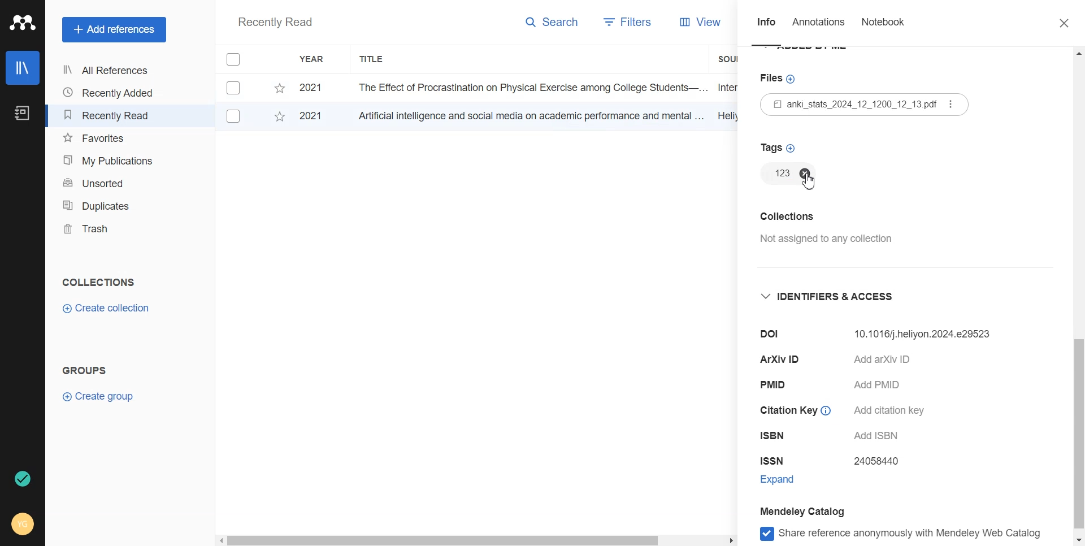 This screenshot has width=1085, height=546. Describe the element at coordinates (24, 523) in the screenshot. I see `Account` at that location.